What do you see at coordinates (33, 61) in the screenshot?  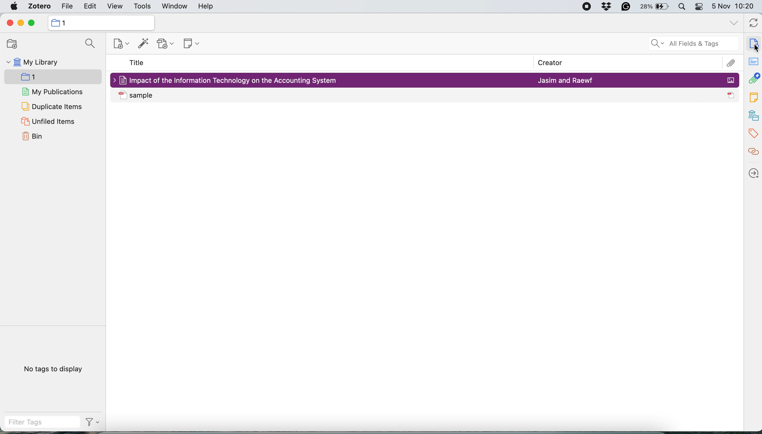 I see `my library` at bounding box center [33, 61].